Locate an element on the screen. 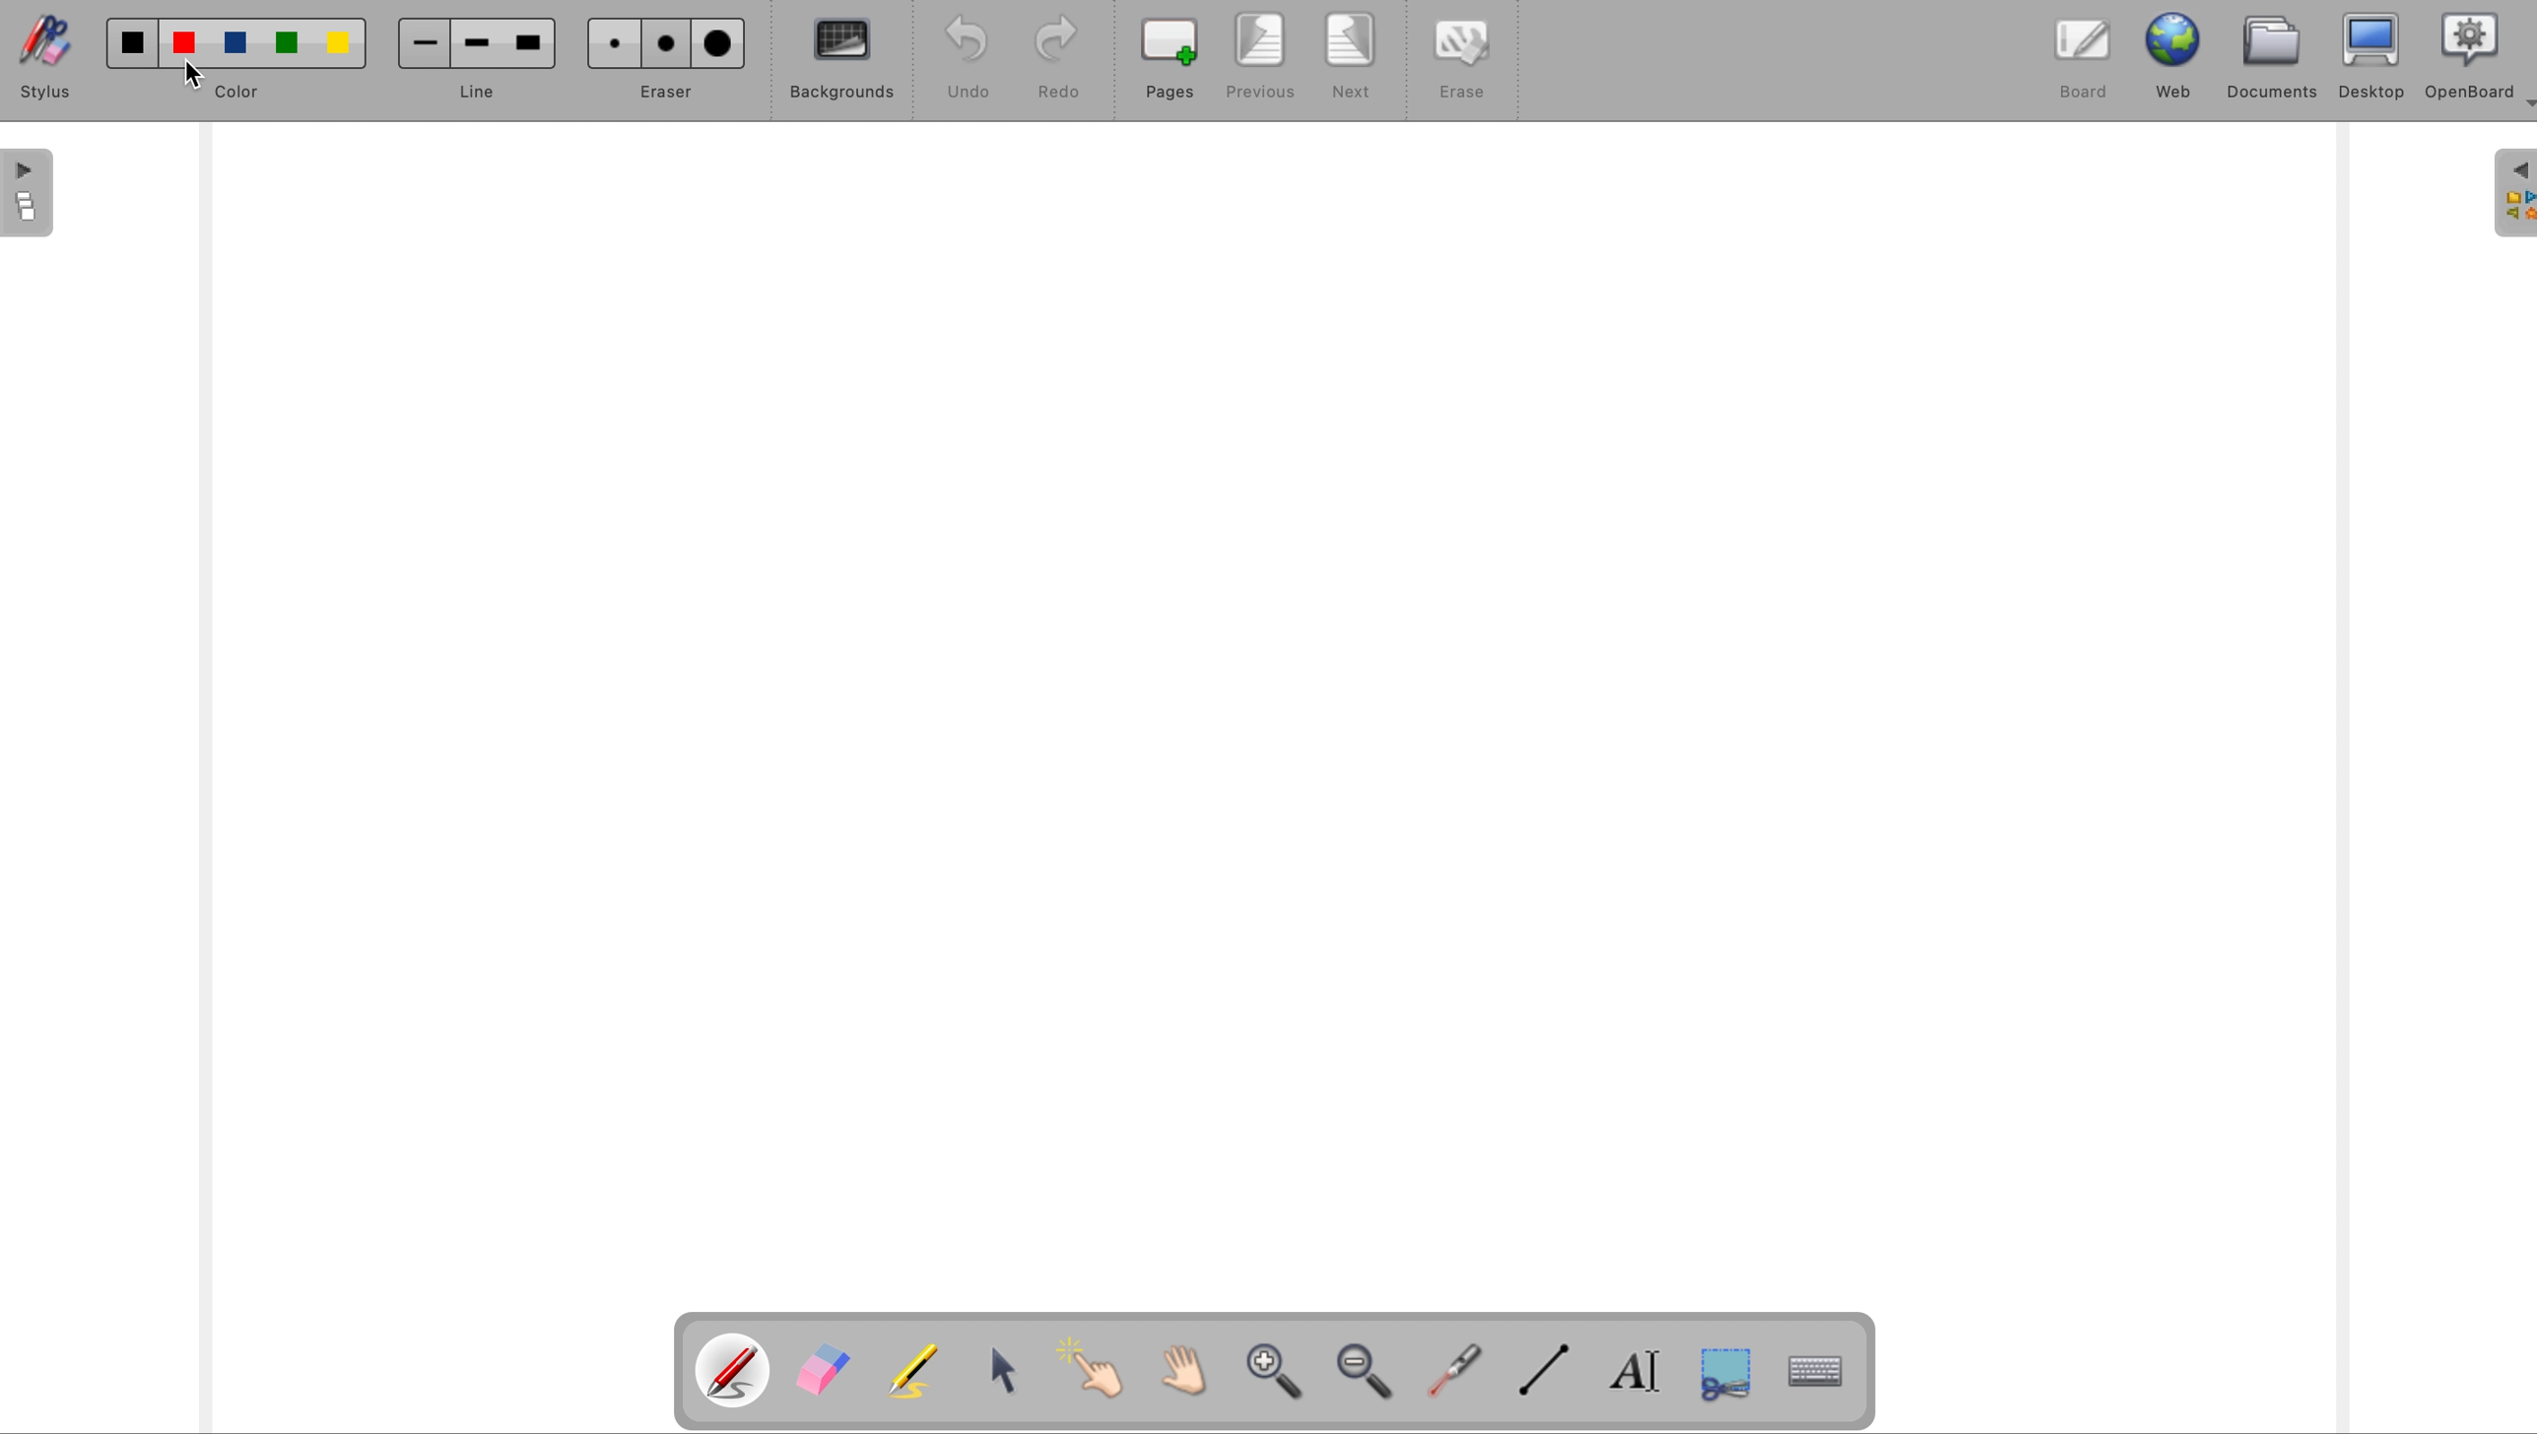 This screenshot has height=1434, width=2537. zoom in is located at coordinates (1274, 1376).